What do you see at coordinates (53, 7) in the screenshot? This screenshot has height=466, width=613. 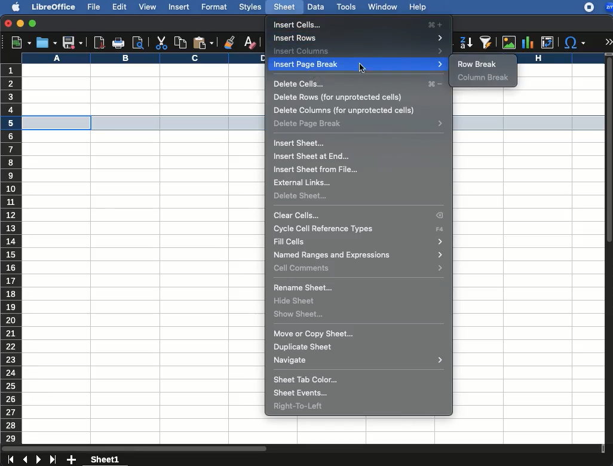 I see `libreoffice` at bounding box center [53, 7].